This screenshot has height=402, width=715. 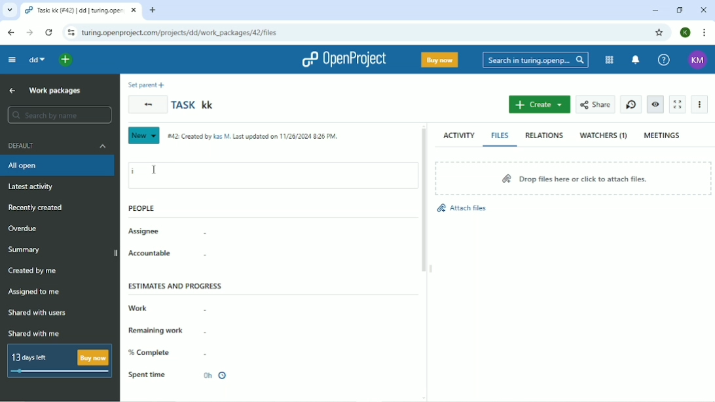 I want to click on Latest activity, so click(x=33, y=187).